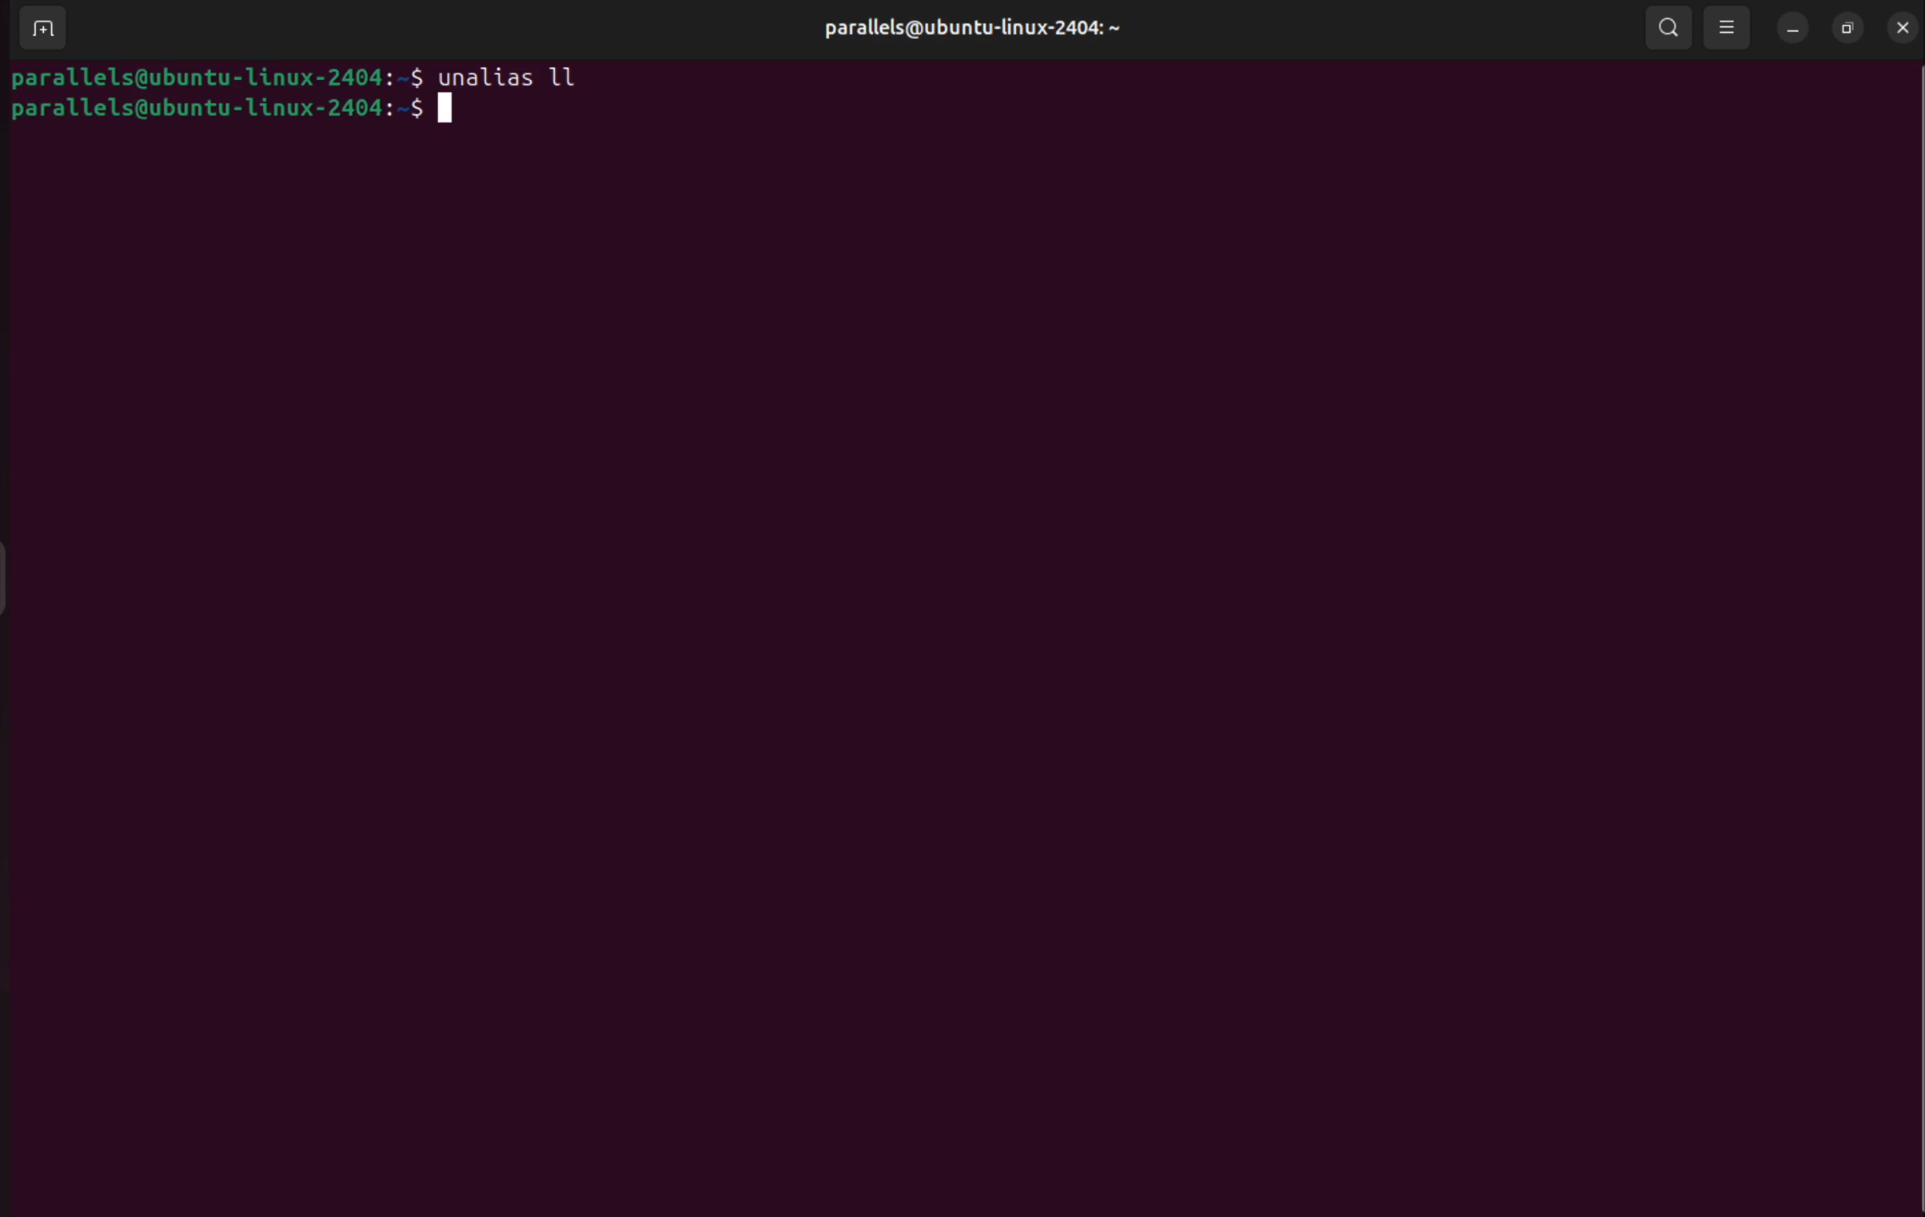 The width and height of the screenshot is (1925, 1217). I want to click on unalias ll, so click(508, 77).